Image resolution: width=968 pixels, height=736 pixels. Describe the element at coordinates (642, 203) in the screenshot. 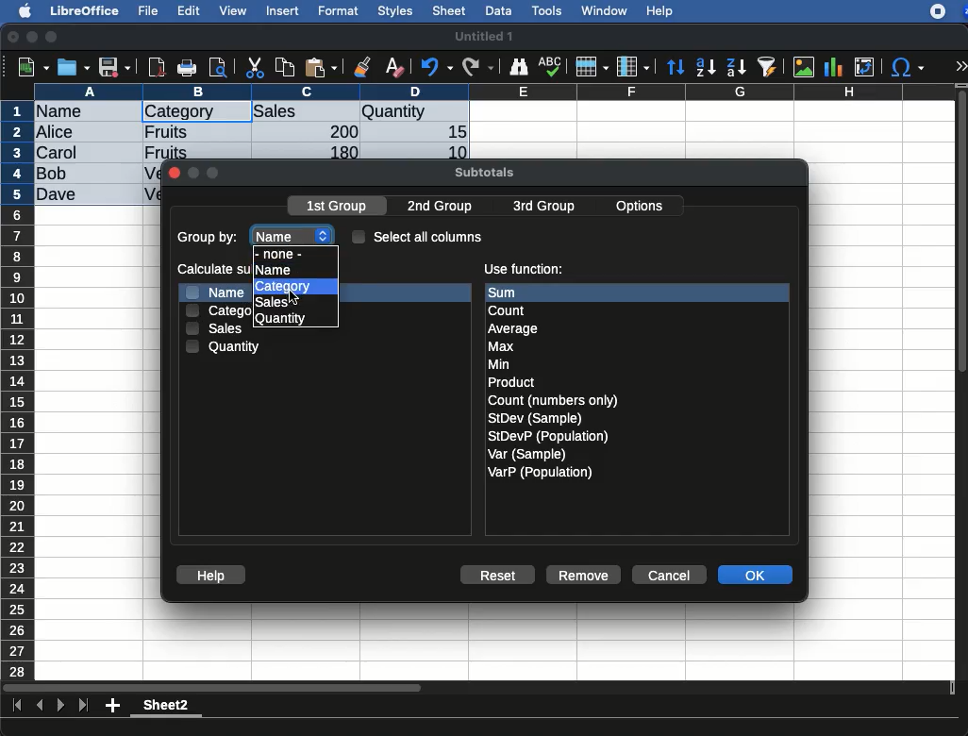

I see `options ` at that location.